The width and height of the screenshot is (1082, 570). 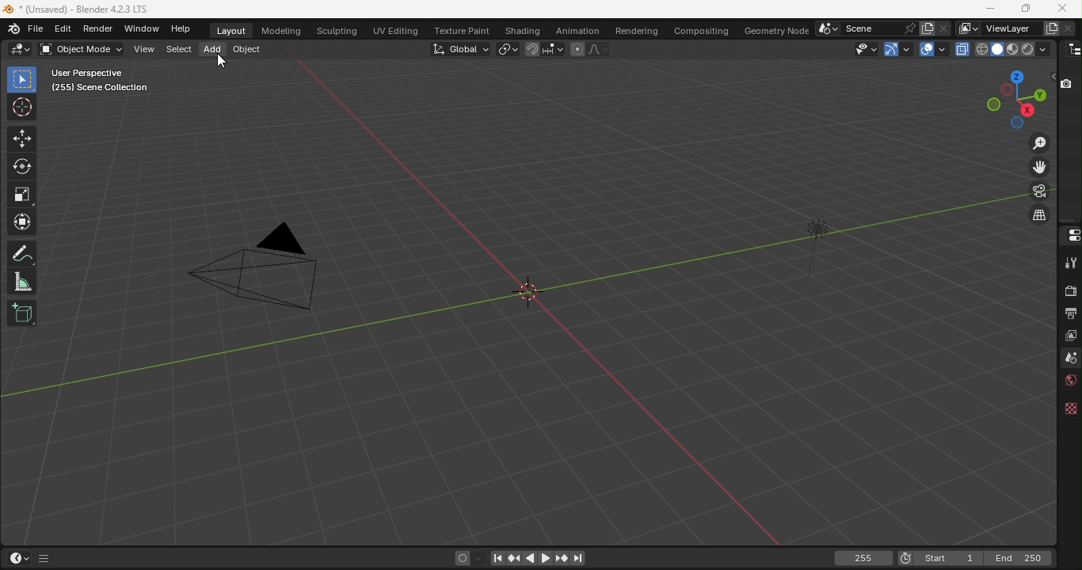 What do you see at coordinates (891, 50) in the screenshot?
I see `Show Gizmo` at bounding box center [891, 50].